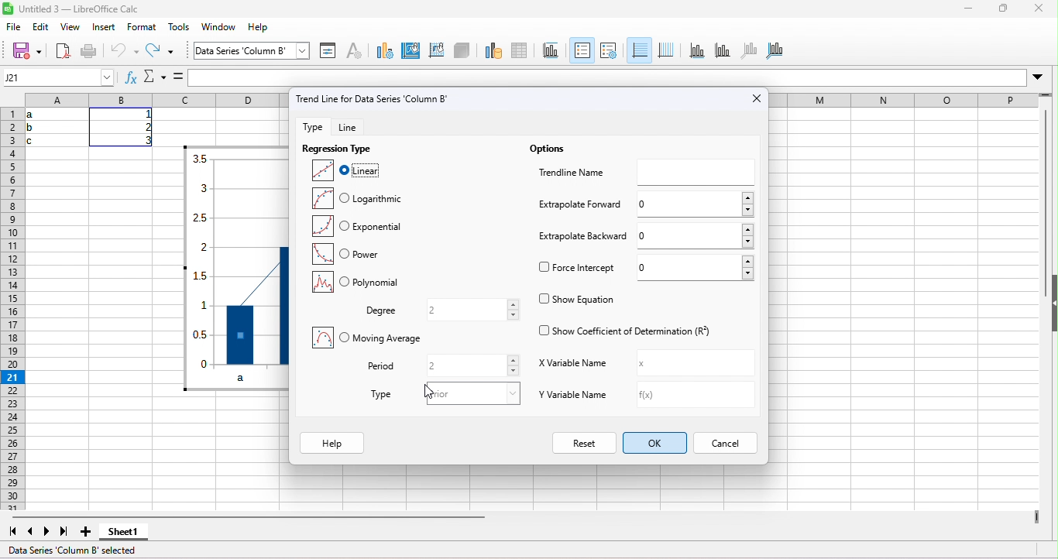 The width and height of the screenshot is (1058, 559). Describe the element at coordinates (906, 99) in the screenshot. I see `column headings` at that location.